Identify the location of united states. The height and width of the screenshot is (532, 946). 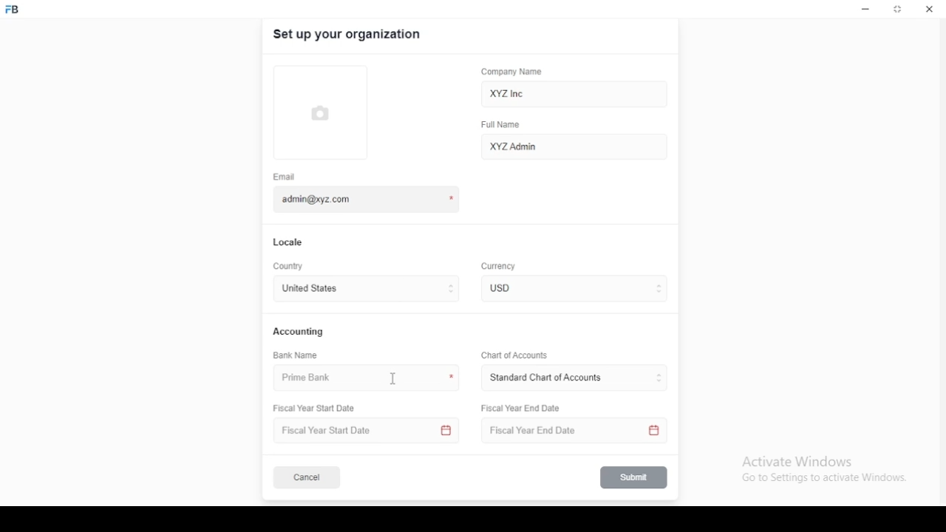
(309, 290).